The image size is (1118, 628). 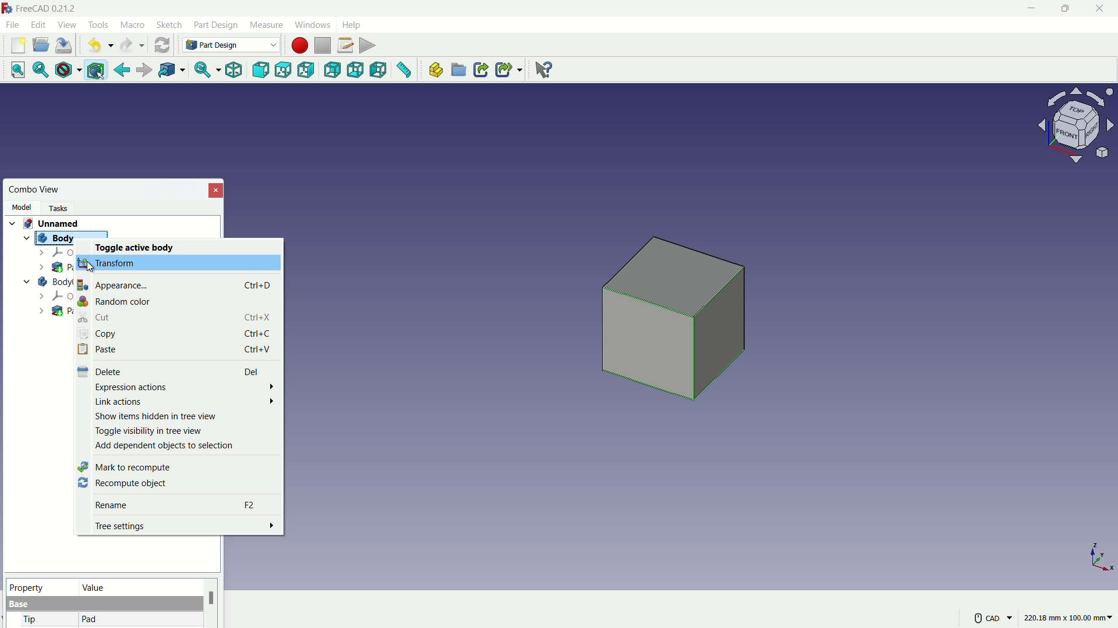 What do you see at coordinates (126, 467) in the screenshot?
I see `Mark to recompute` at bounding box center [126, 467].